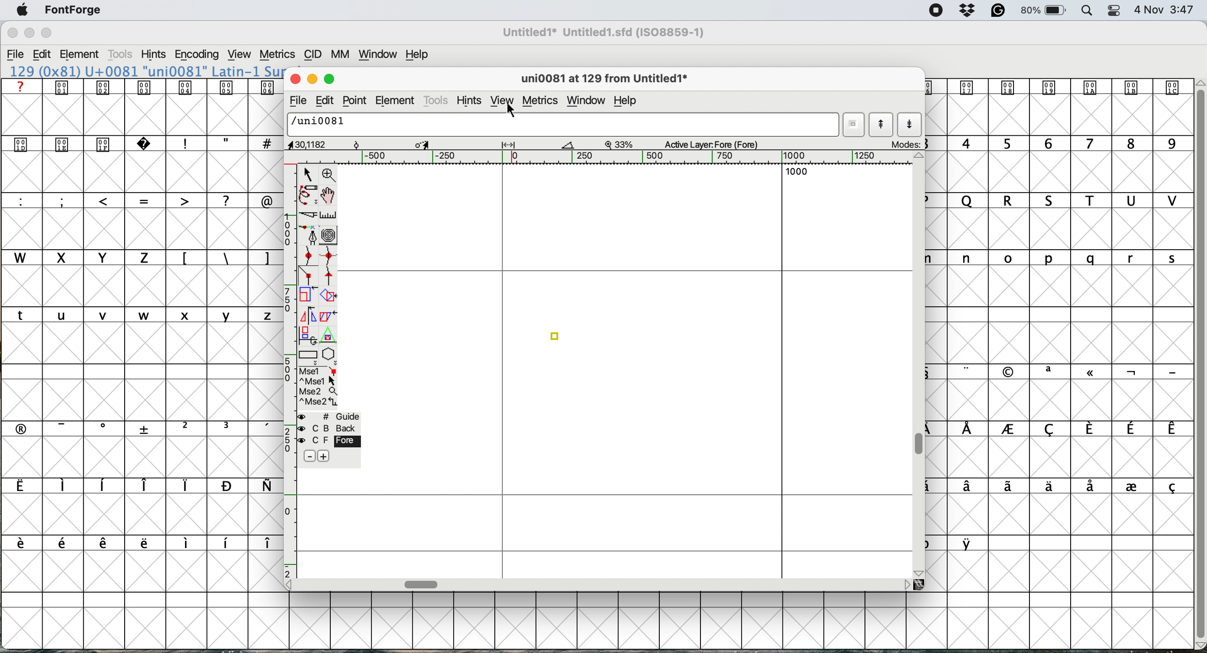 The width and height of the screenshot is (1207, 653). What do you see at coordinates (470, 100) in the screenshot?
I see `hints` at bounding box center [470, 100].